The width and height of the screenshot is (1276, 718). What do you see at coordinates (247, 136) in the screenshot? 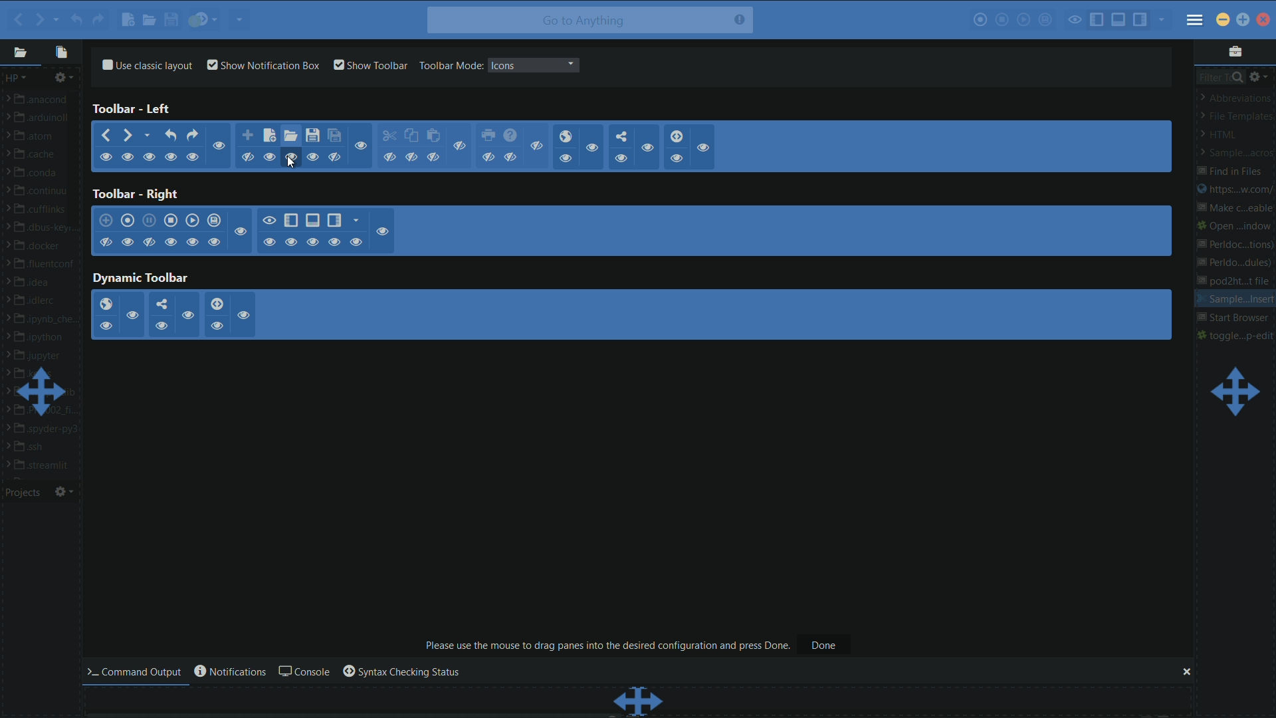
I see `new tab` at bounding box center [247, 136].